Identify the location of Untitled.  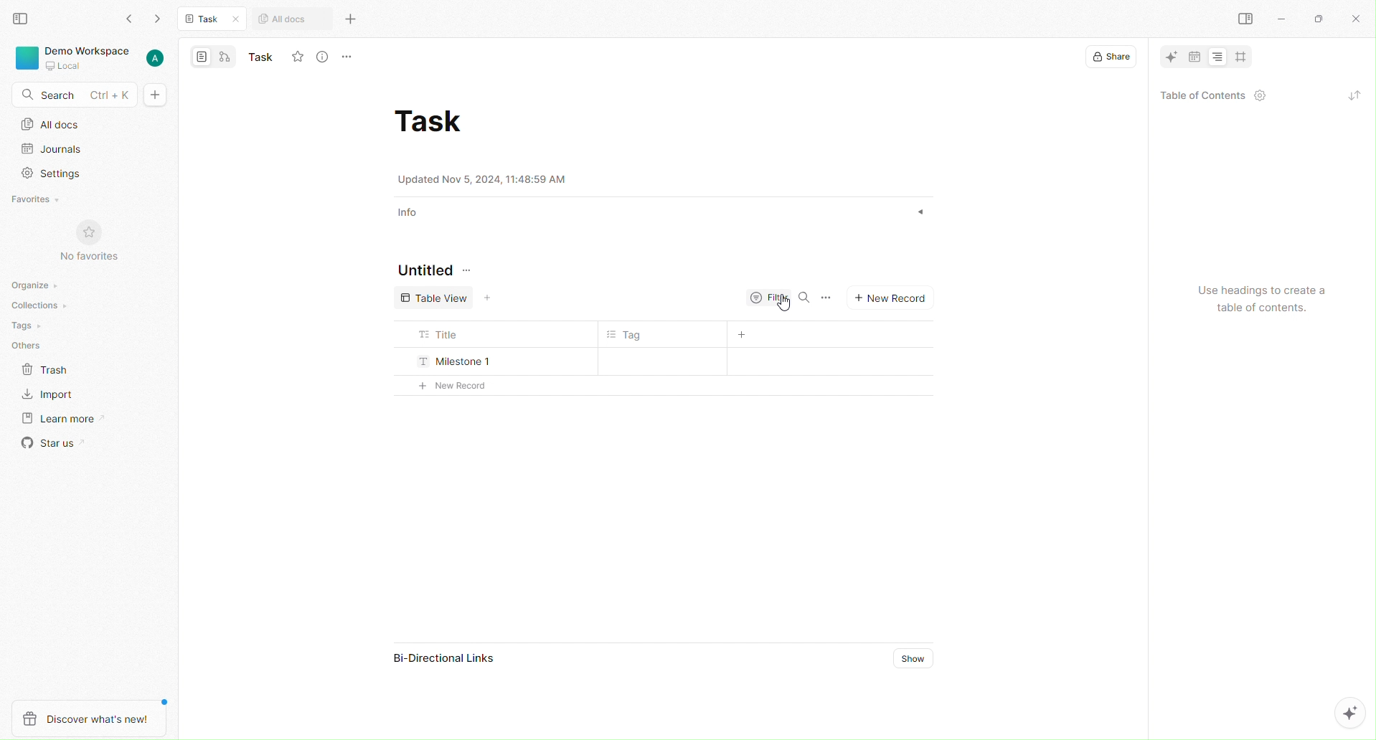
(421, 270).